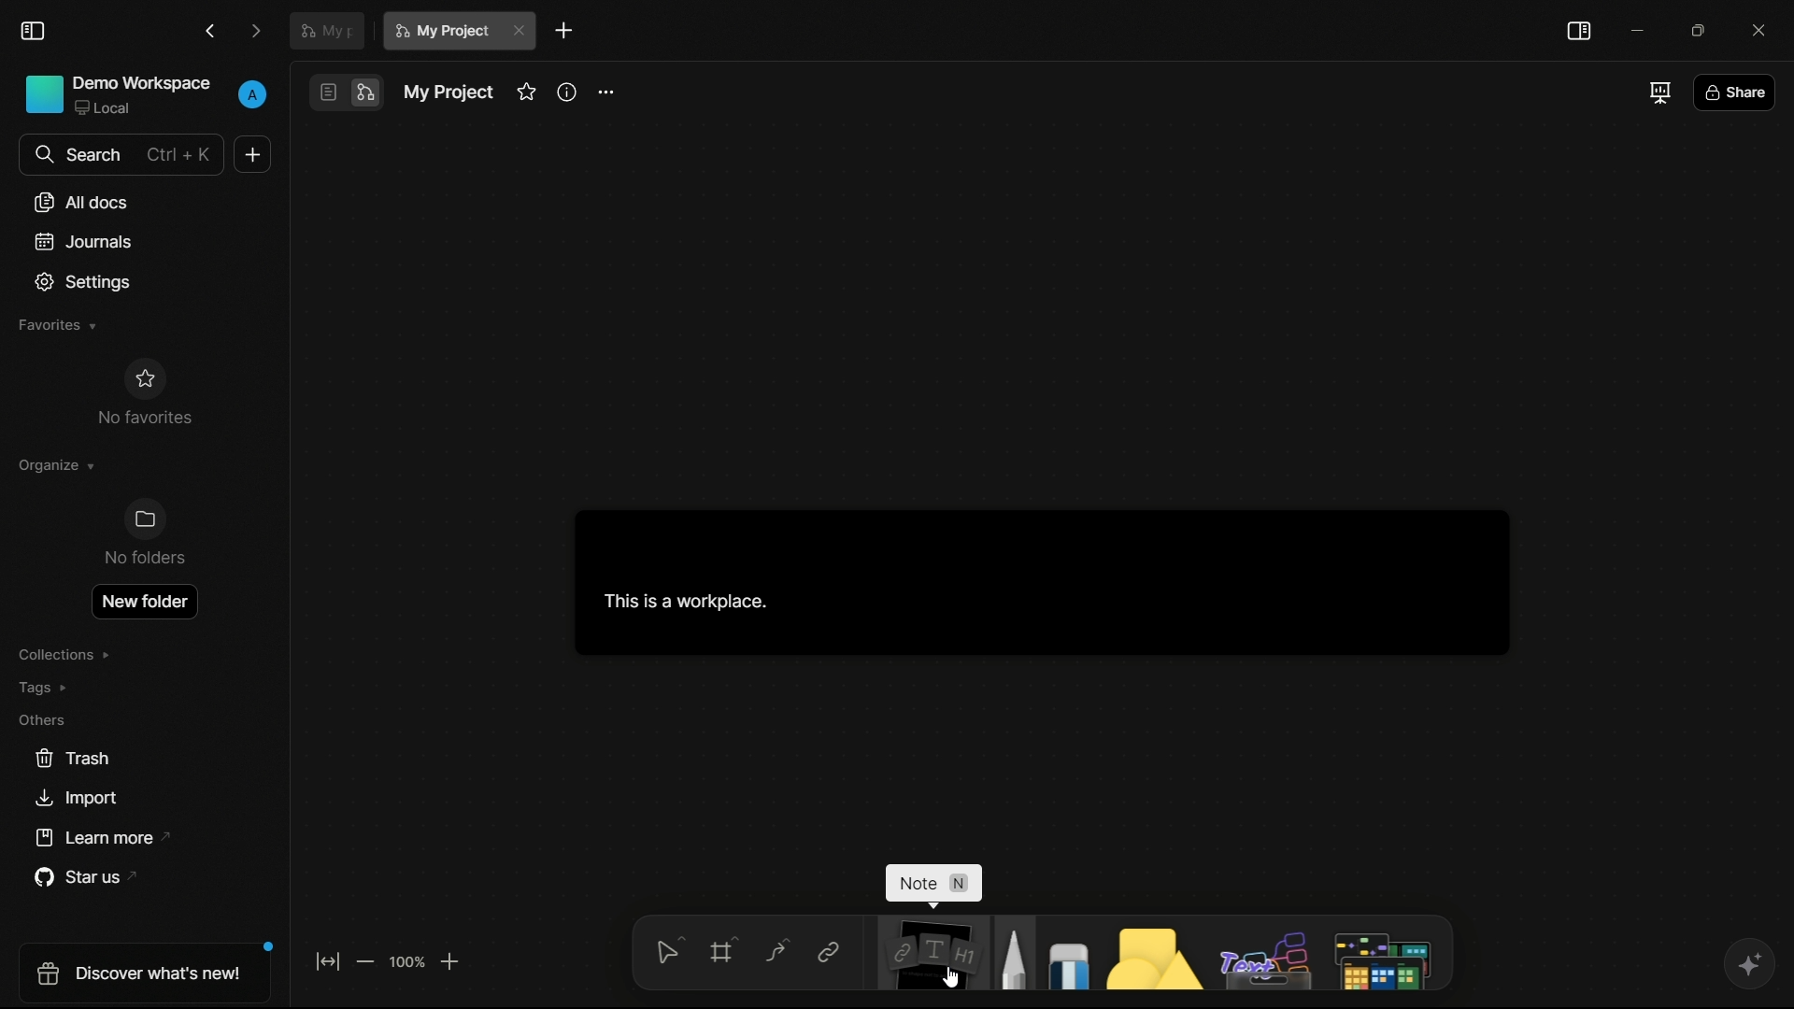 This screenshot has height=1009, width=1794. Describe the element at coordinates (1658, 93) in the screenshot. I see `full screen` at that location.